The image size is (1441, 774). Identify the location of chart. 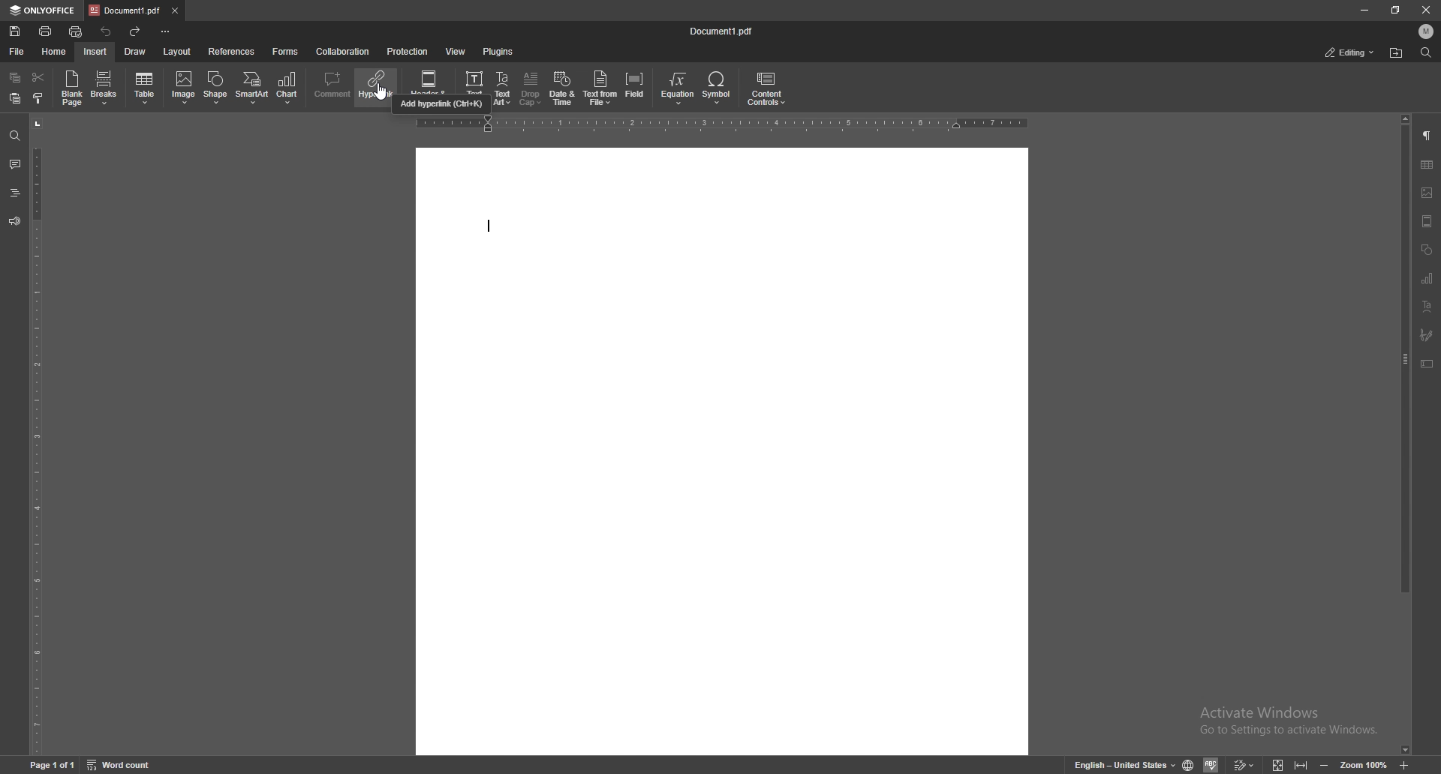
(288, 88).